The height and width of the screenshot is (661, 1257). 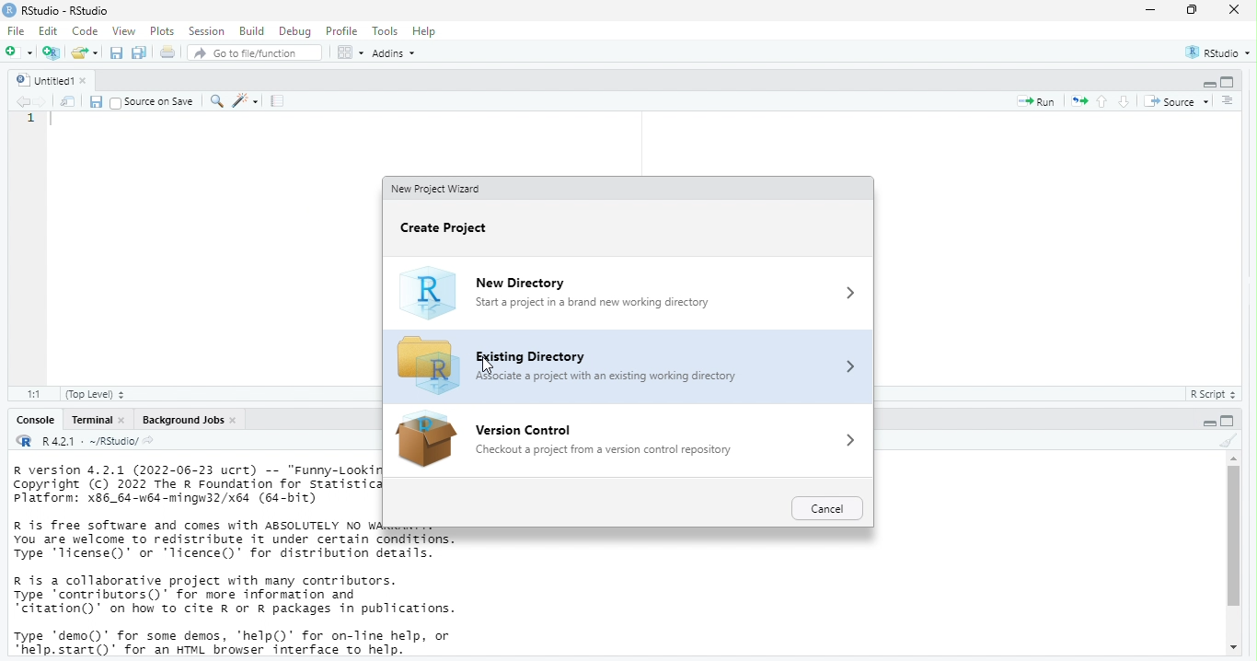 What do you see at coordinates (86, 52) in the screenshot?
I see `open an existing file` at bounding box center [86, 52].